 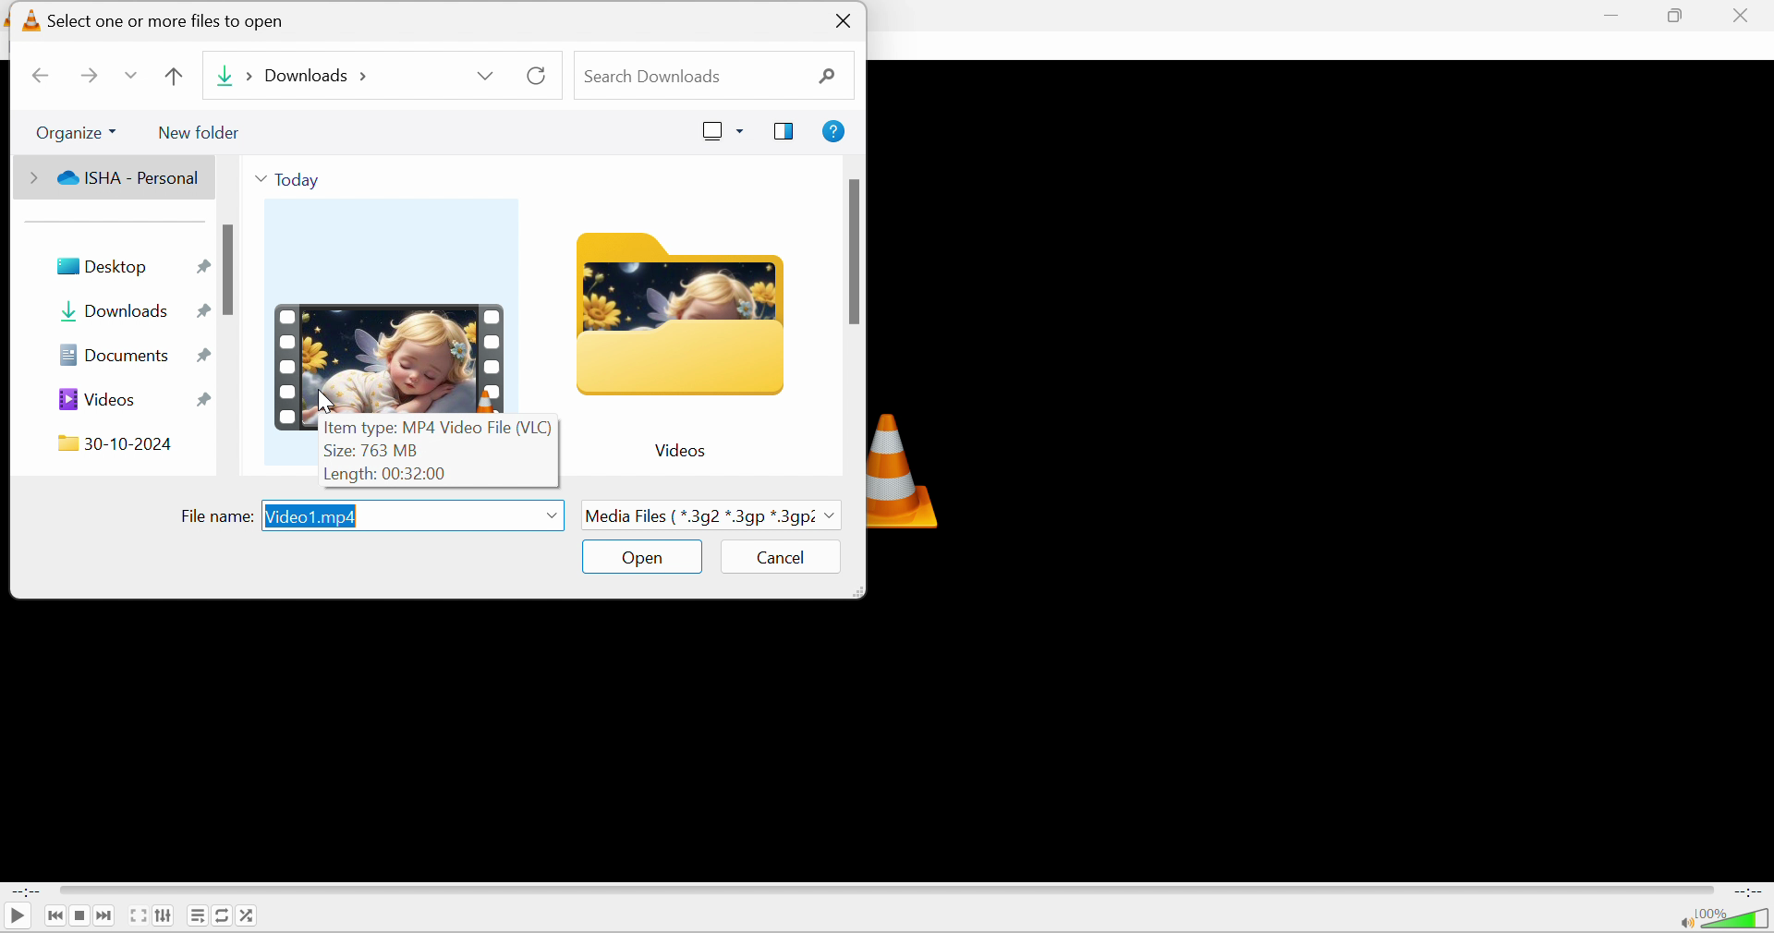 I want to click on Cancel, so click(x=783, y=555).